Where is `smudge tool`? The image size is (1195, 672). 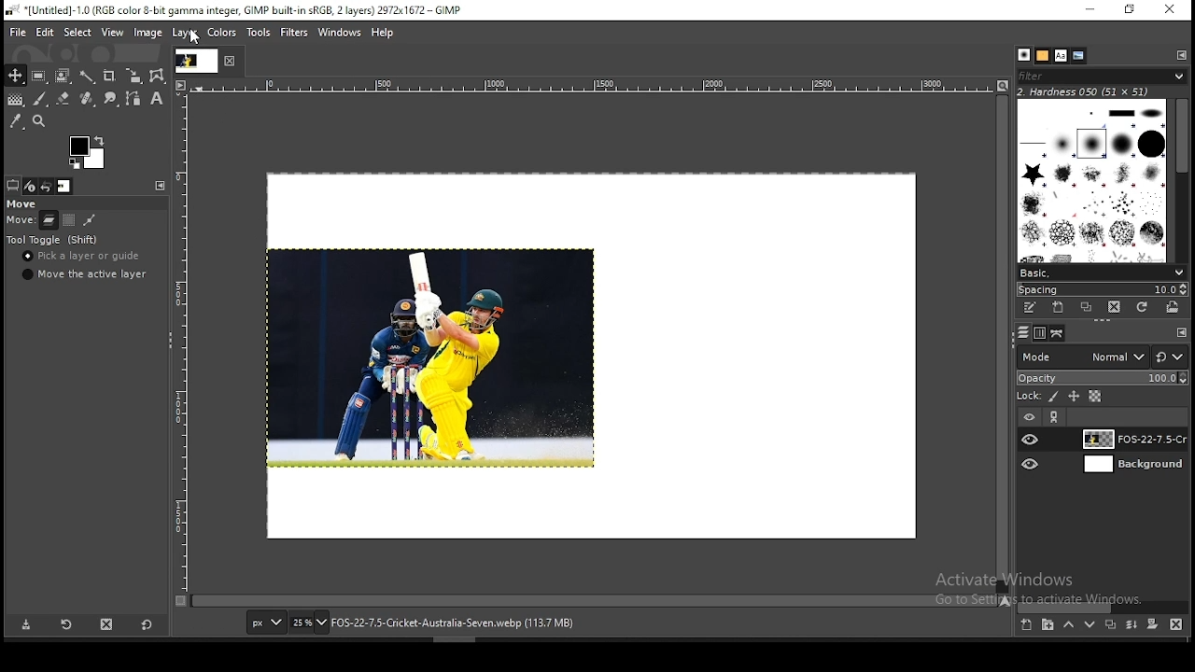
smudge tool is located at coordinates (108, 99).